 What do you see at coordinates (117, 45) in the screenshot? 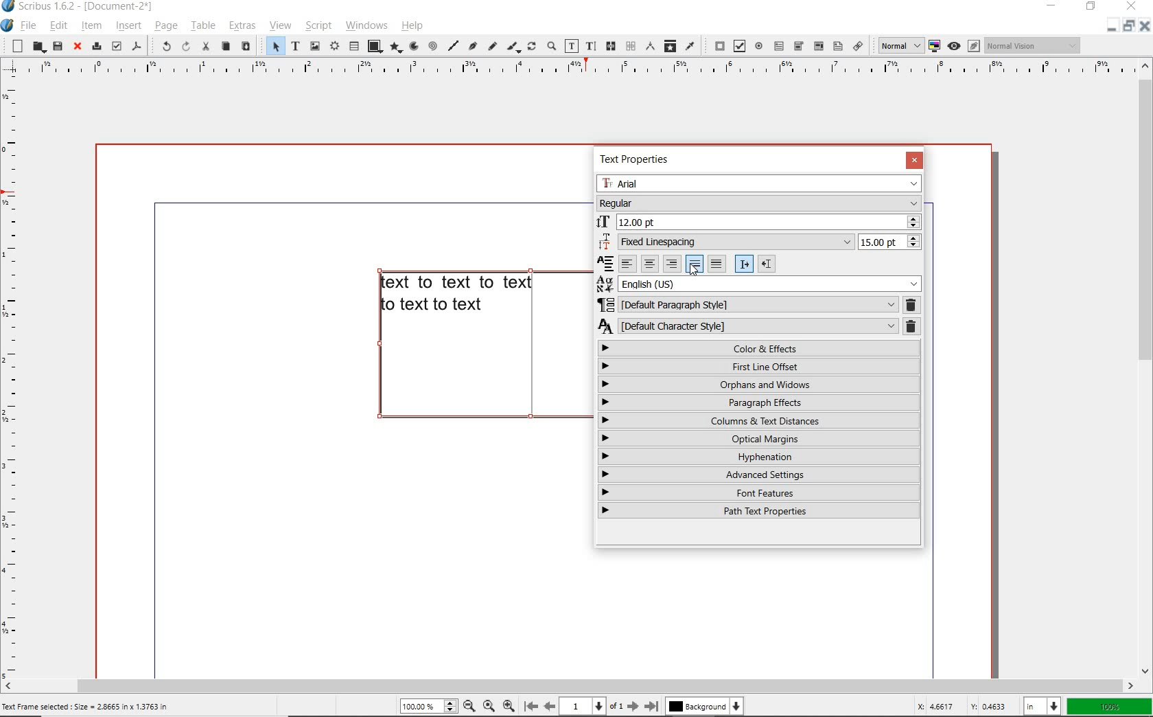
I see `preflight verifier` at bounding box center [117, 45].